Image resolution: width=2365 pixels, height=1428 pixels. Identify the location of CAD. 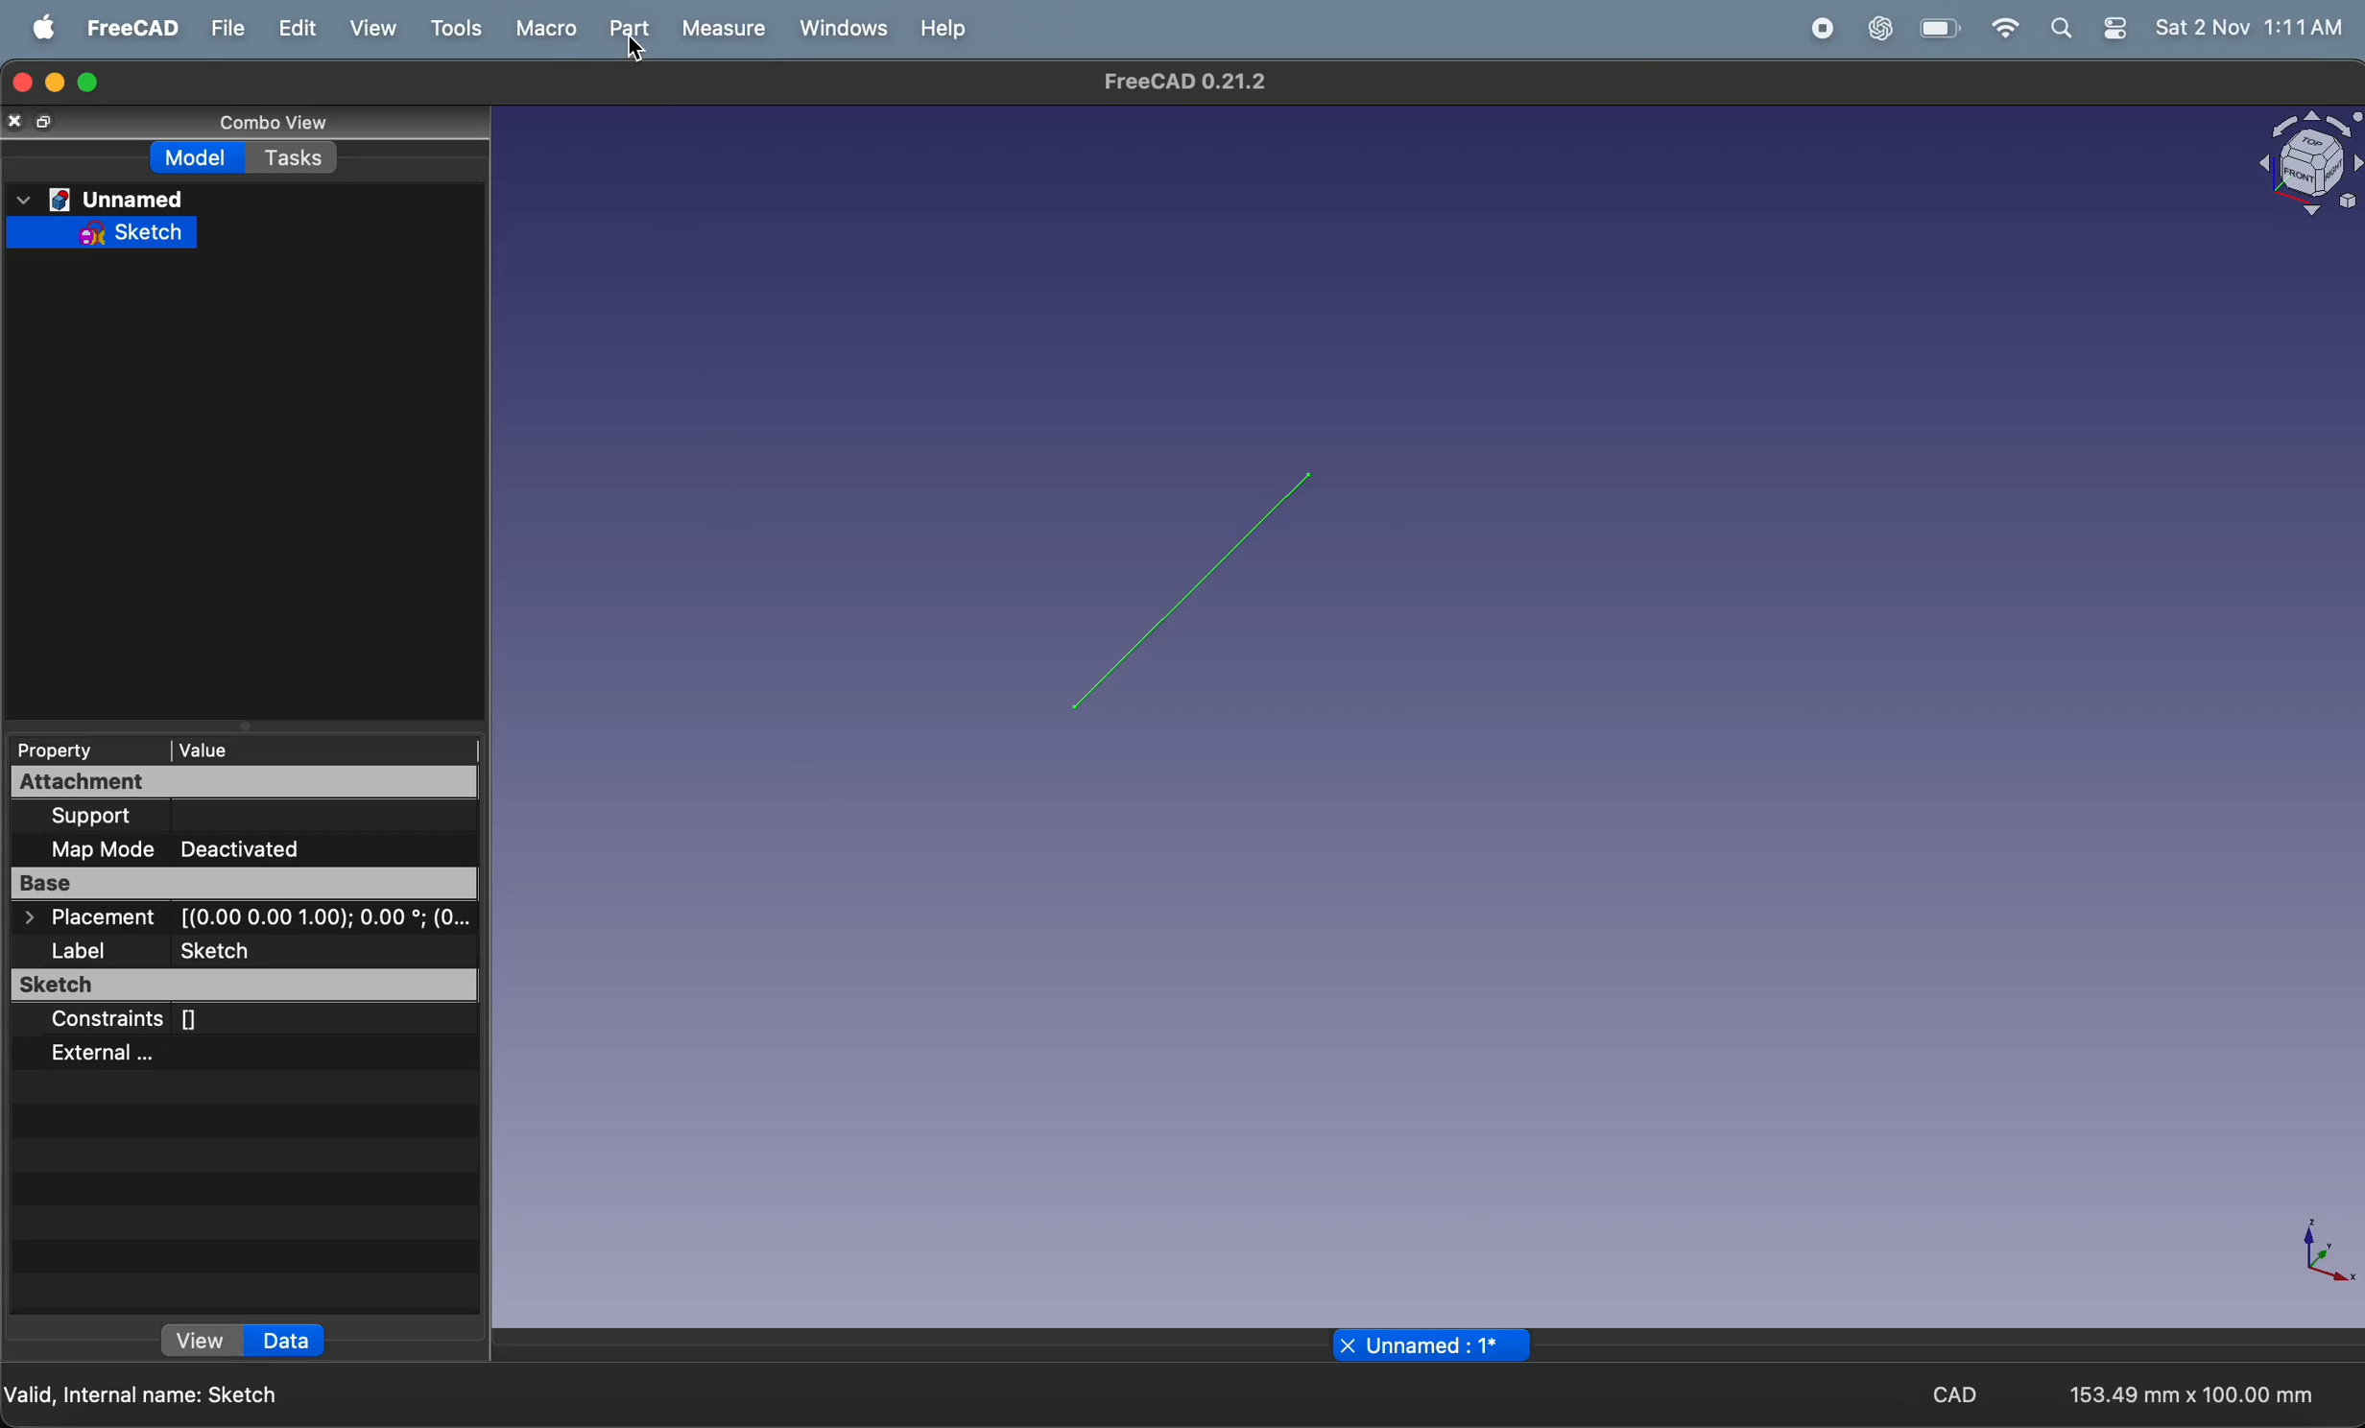
(1956, 1395).